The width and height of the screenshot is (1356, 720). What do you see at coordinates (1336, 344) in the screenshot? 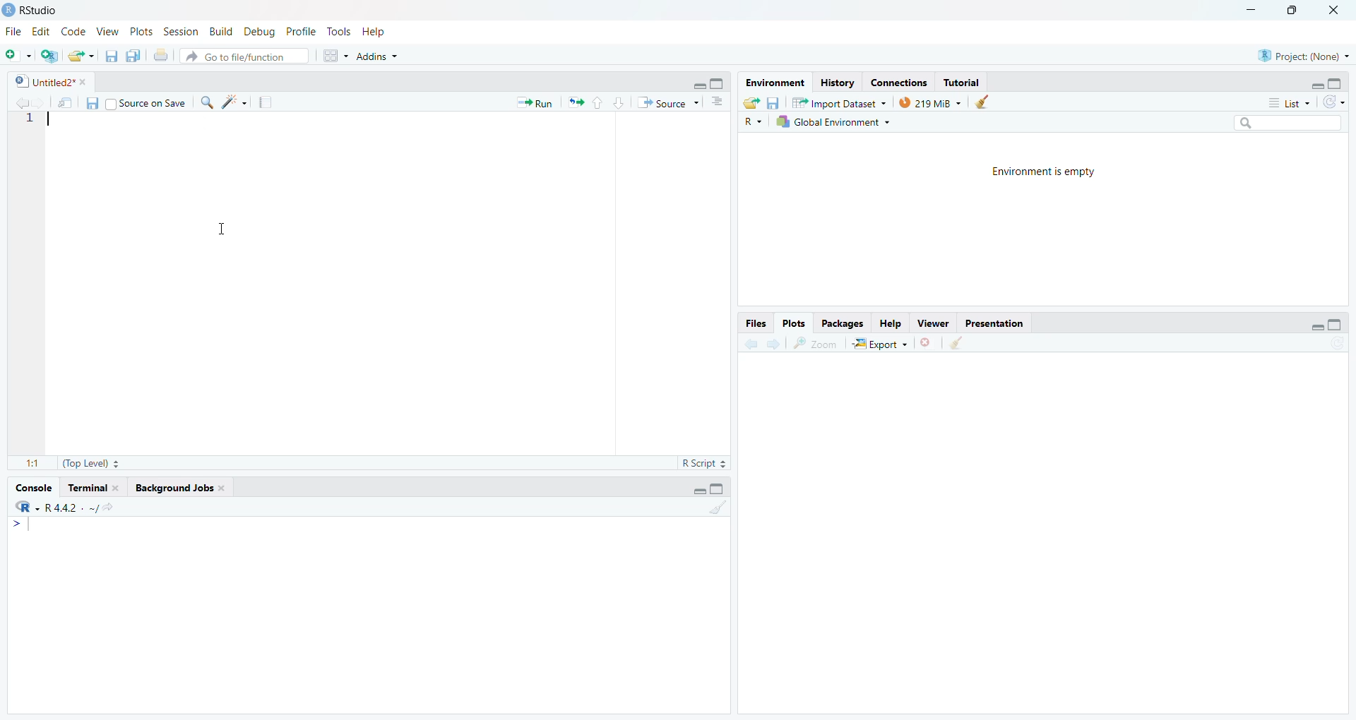
I see `Refresh list` at bounding box center [1336, 344].